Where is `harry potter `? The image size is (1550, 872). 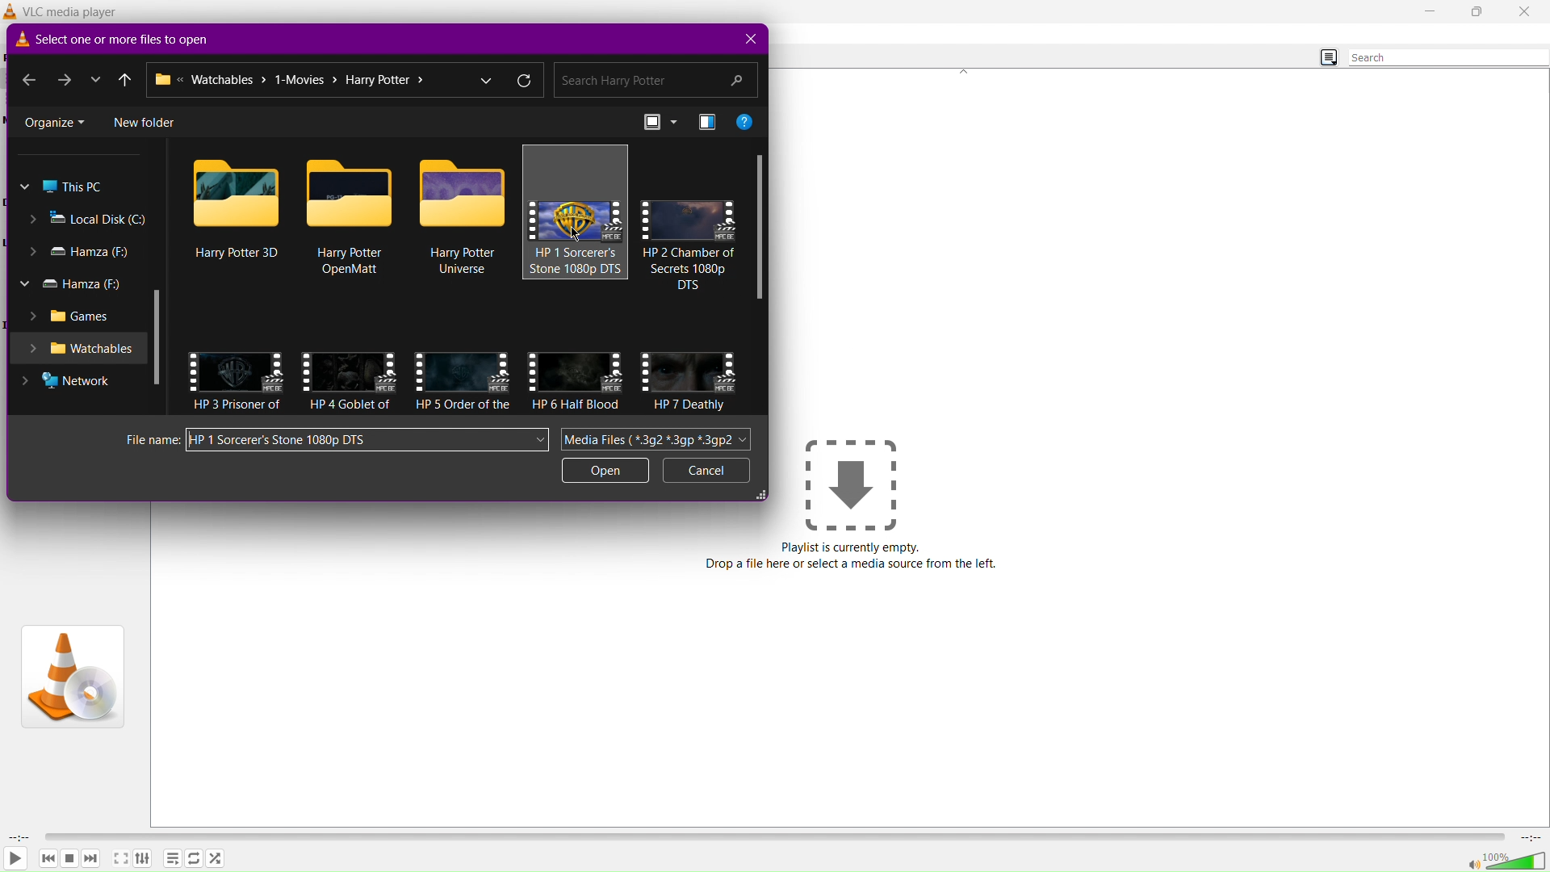 harry potter  is located at coordinates (350, 404).